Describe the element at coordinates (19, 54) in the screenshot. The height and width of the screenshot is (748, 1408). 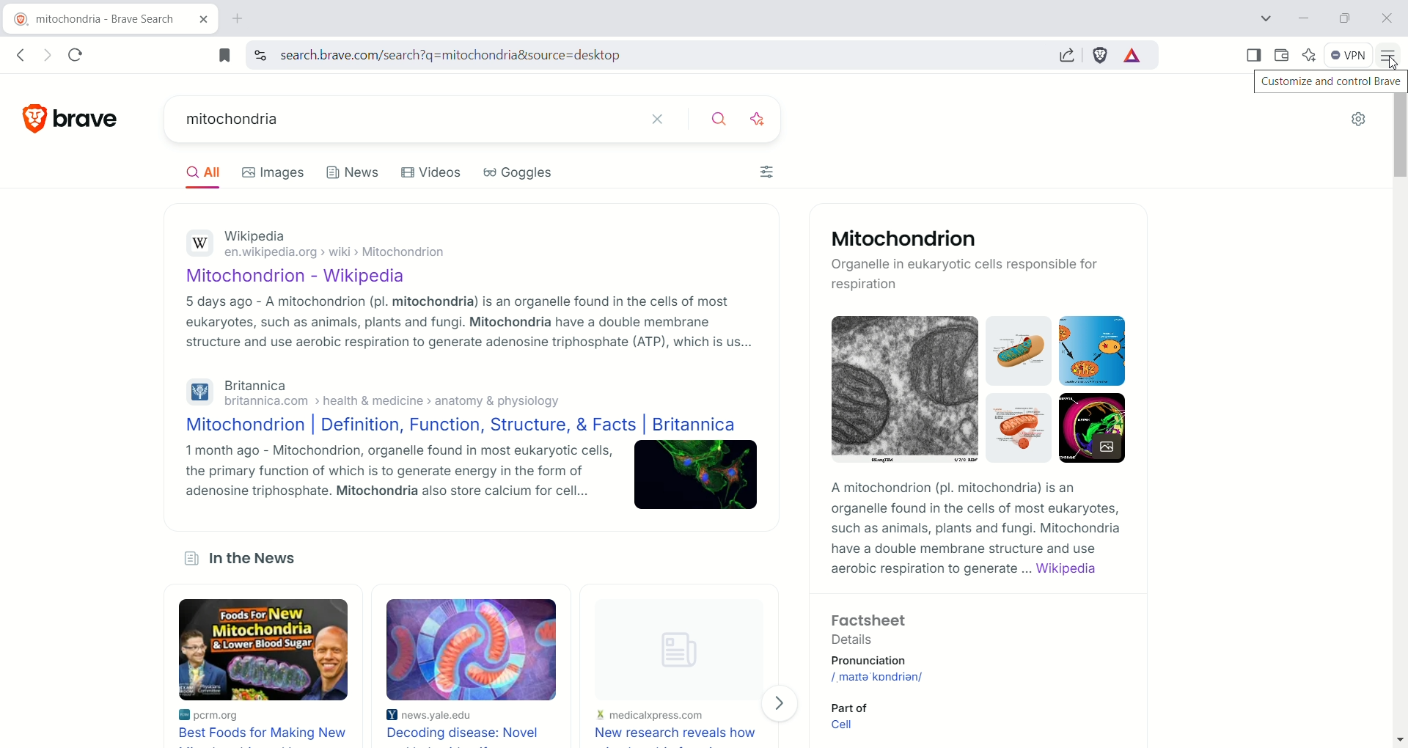
I see `go back` at that location.